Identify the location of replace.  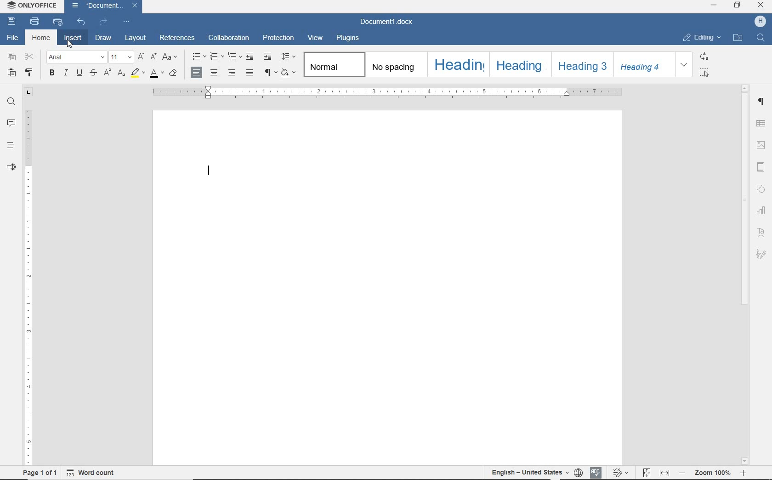
(704, 56).